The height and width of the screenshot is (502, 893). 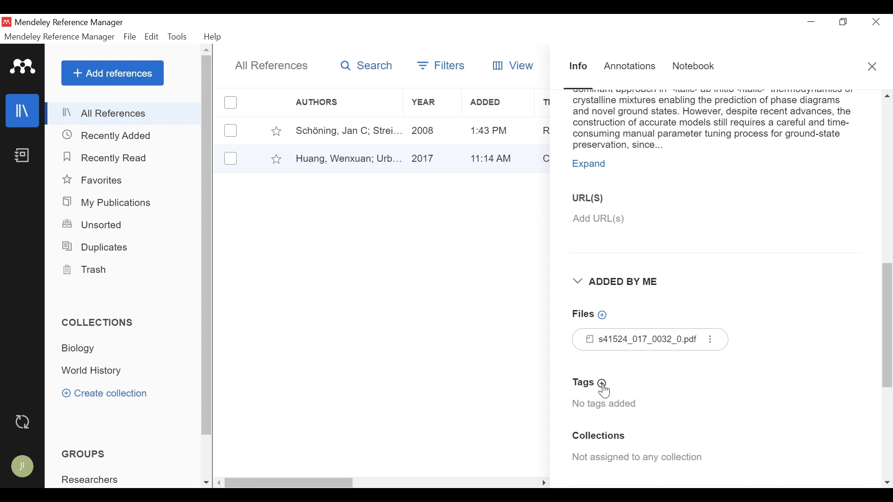 What do you see at coordinates (108, 136) in the screenshot?
I see `Recently Added` at bounding box center [108, 136].